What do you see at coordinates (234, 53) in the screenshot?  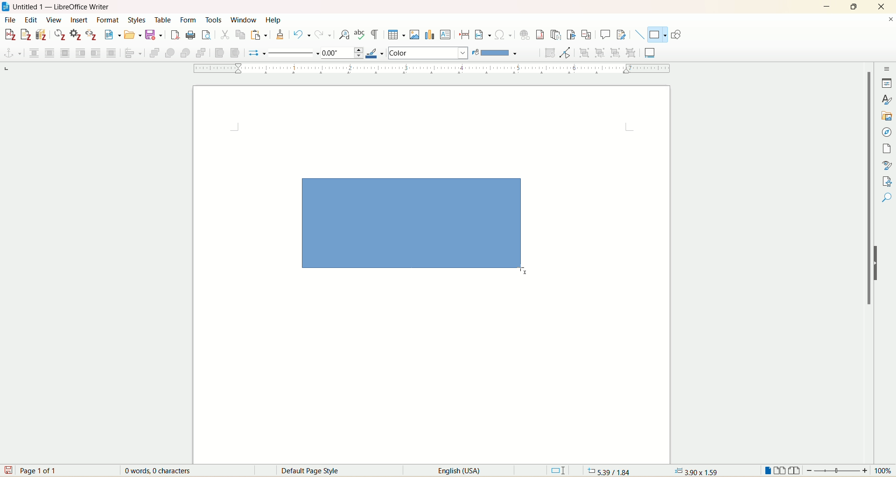 I see `to background` at bounding box center [234, 53].